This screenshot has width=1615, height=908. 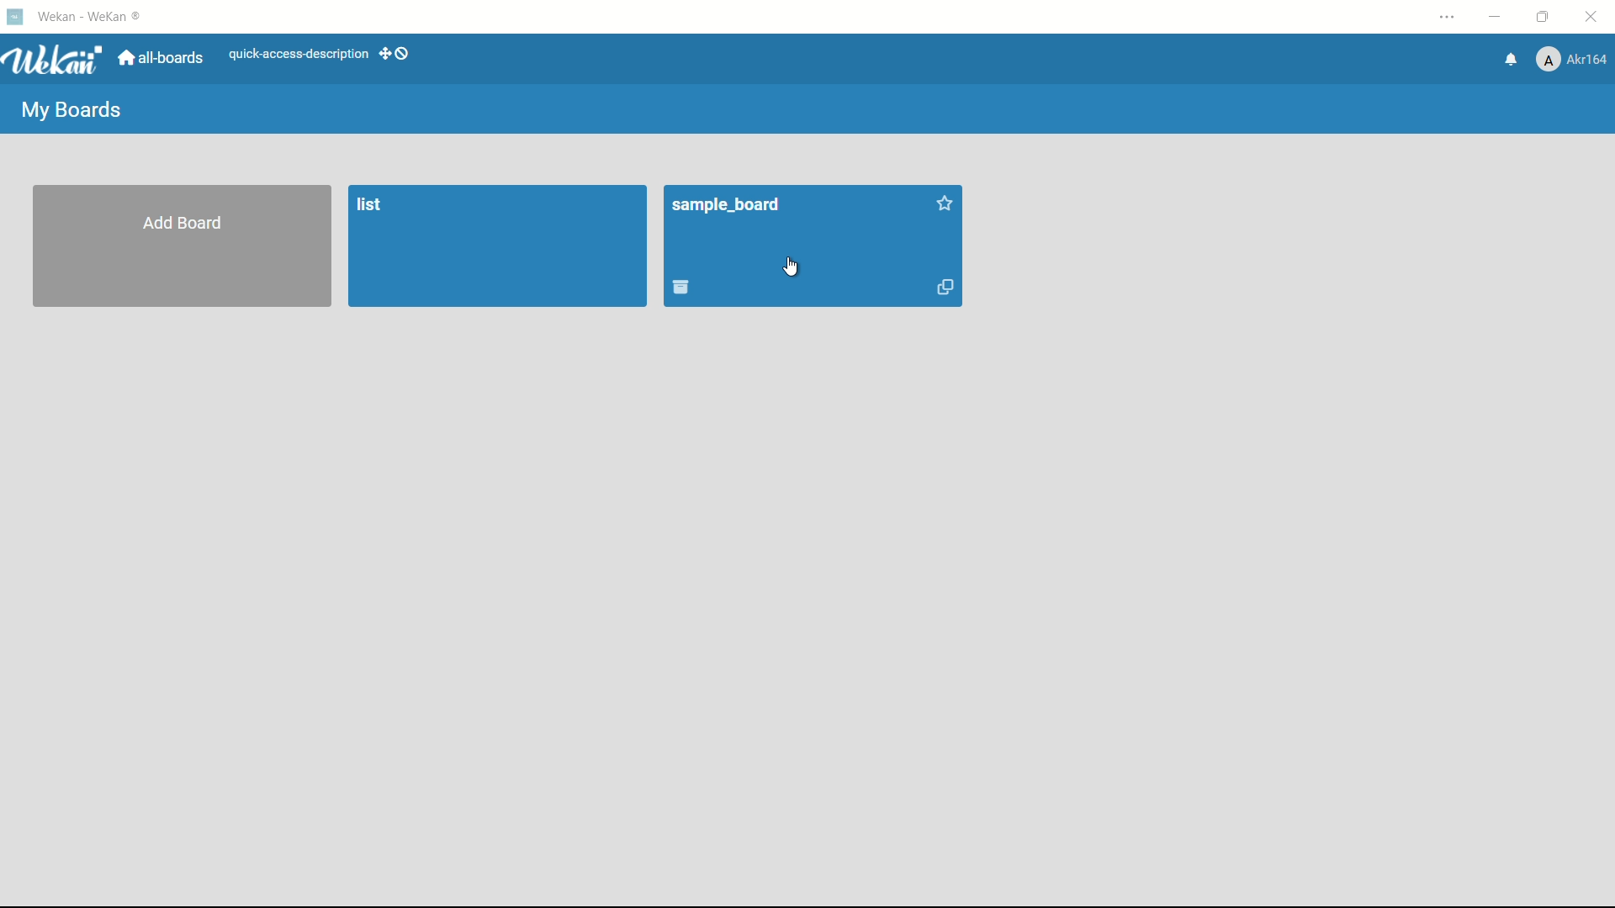 What do you see at coordinates (183, 223) in the screenshot?
I see `add board` at bounding box center [183, 223].